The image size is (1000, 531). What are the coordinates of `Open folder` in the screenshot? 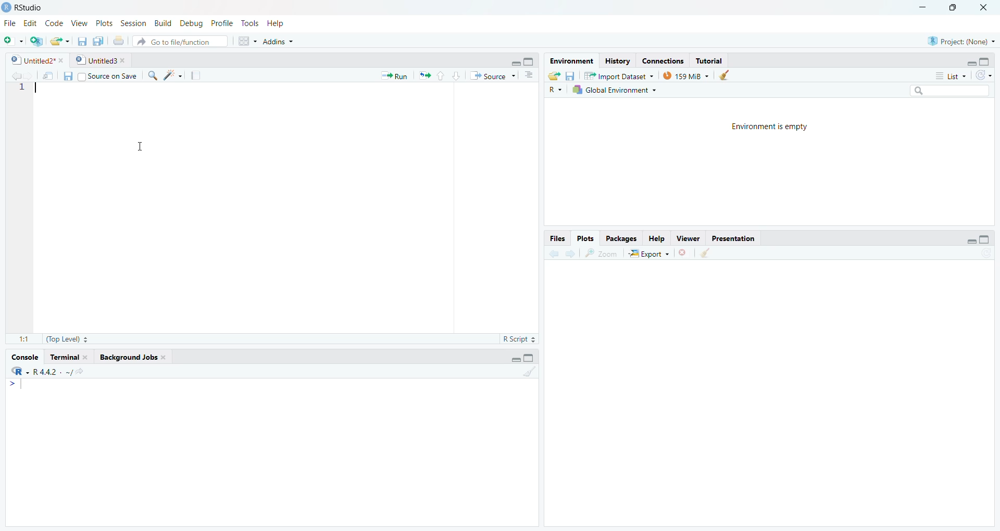 It's located at (59, 41).